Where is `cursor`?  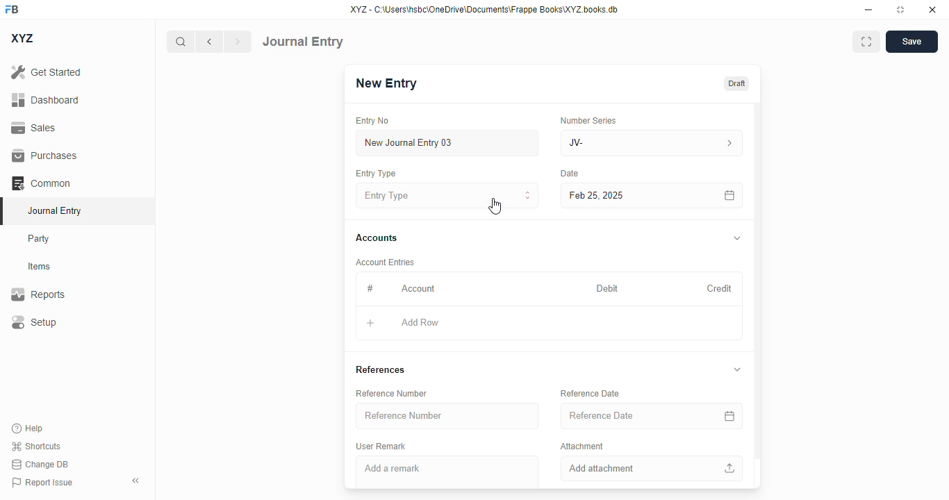
cursor is located at coordinates (494, 206).